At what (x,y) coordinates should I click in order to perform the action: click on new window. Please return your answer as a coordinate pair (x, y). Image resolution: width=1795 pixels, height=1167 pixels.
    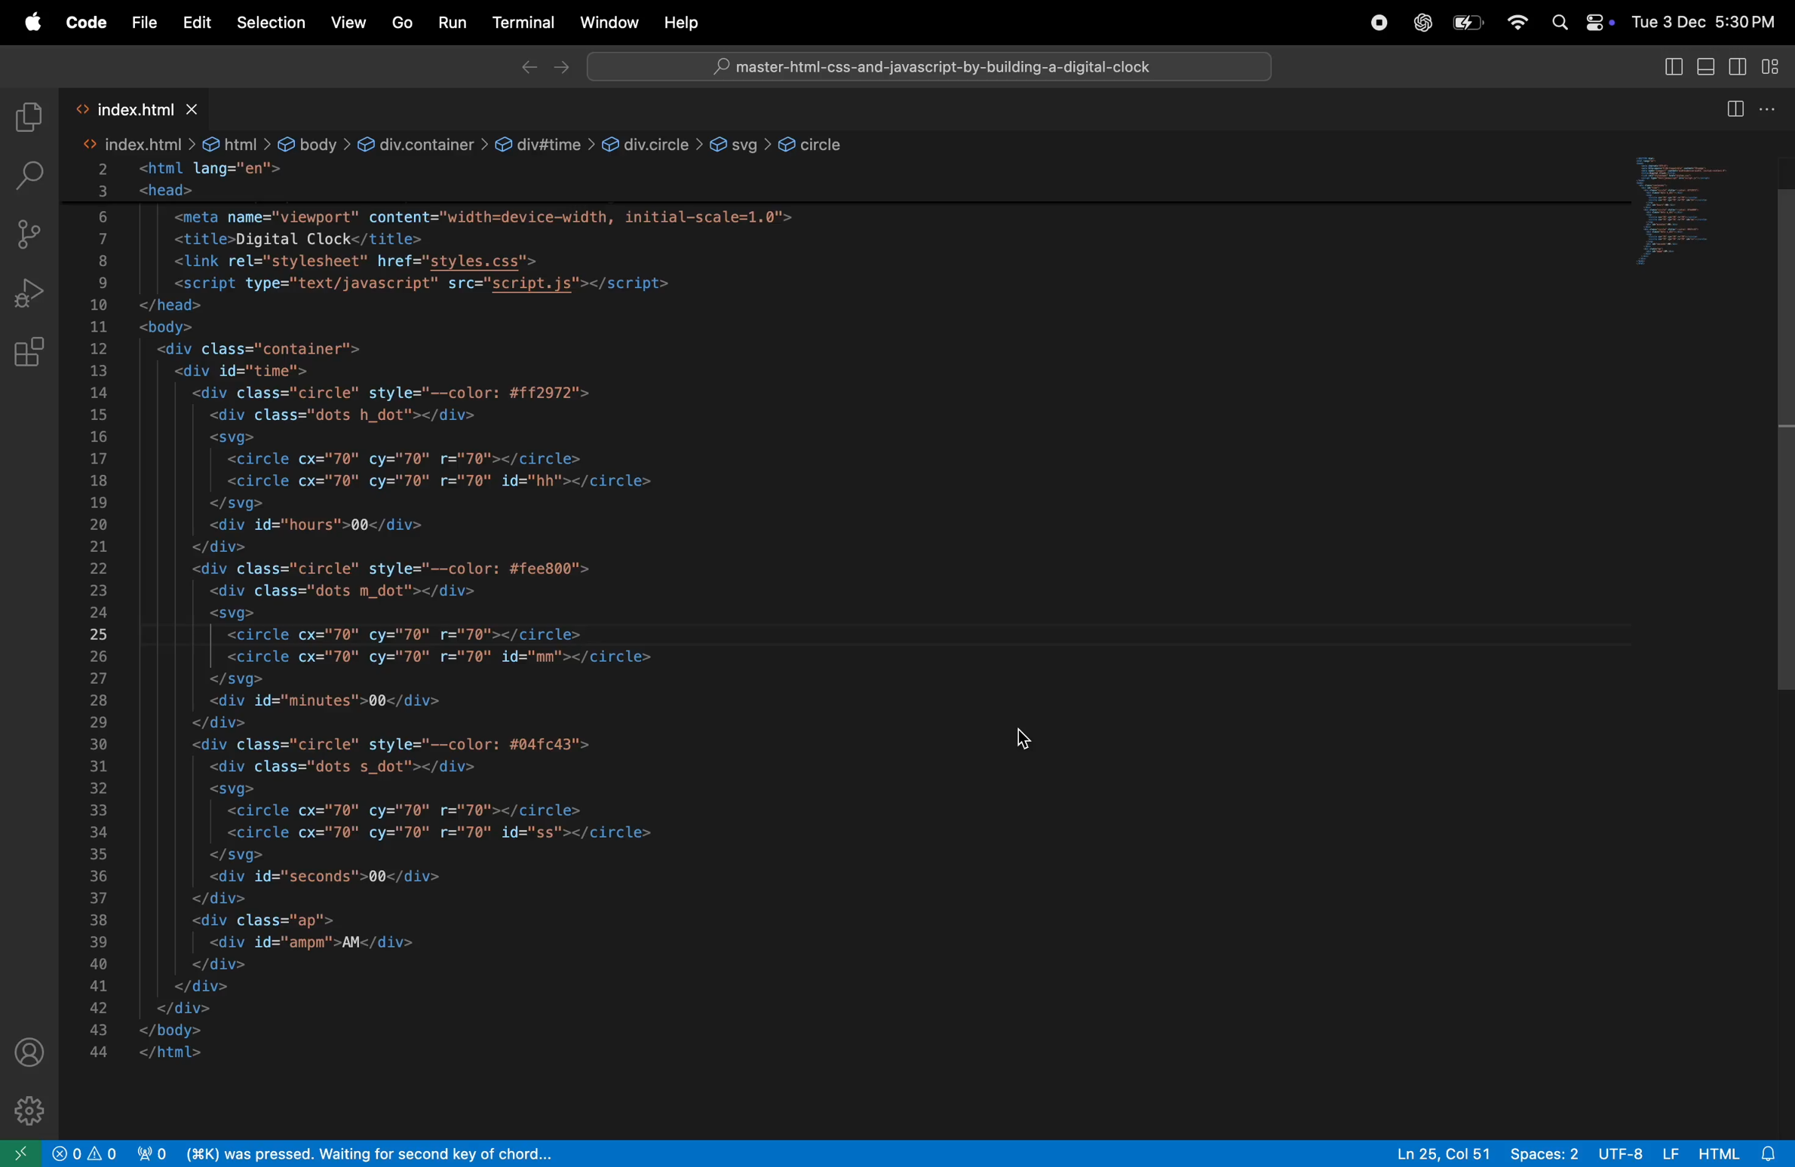
    Looking at the image, I should click on (18, 1153).